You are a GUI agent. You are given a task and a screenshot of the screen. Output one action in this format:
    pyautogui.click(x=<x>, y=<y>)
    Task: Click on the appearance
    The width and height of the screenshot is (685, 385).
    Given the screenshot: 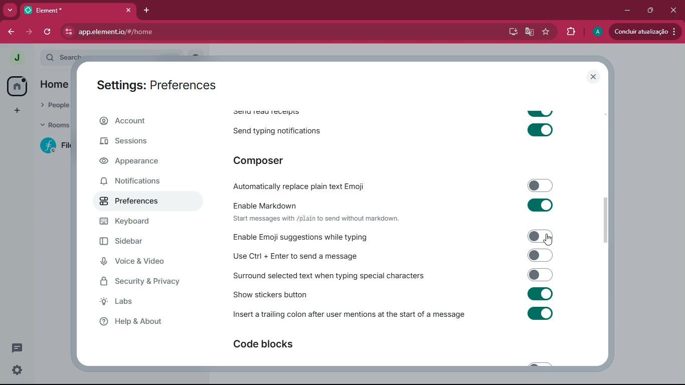 What is the action you would take?
    pyautogui.click(x=137, y=162)
    